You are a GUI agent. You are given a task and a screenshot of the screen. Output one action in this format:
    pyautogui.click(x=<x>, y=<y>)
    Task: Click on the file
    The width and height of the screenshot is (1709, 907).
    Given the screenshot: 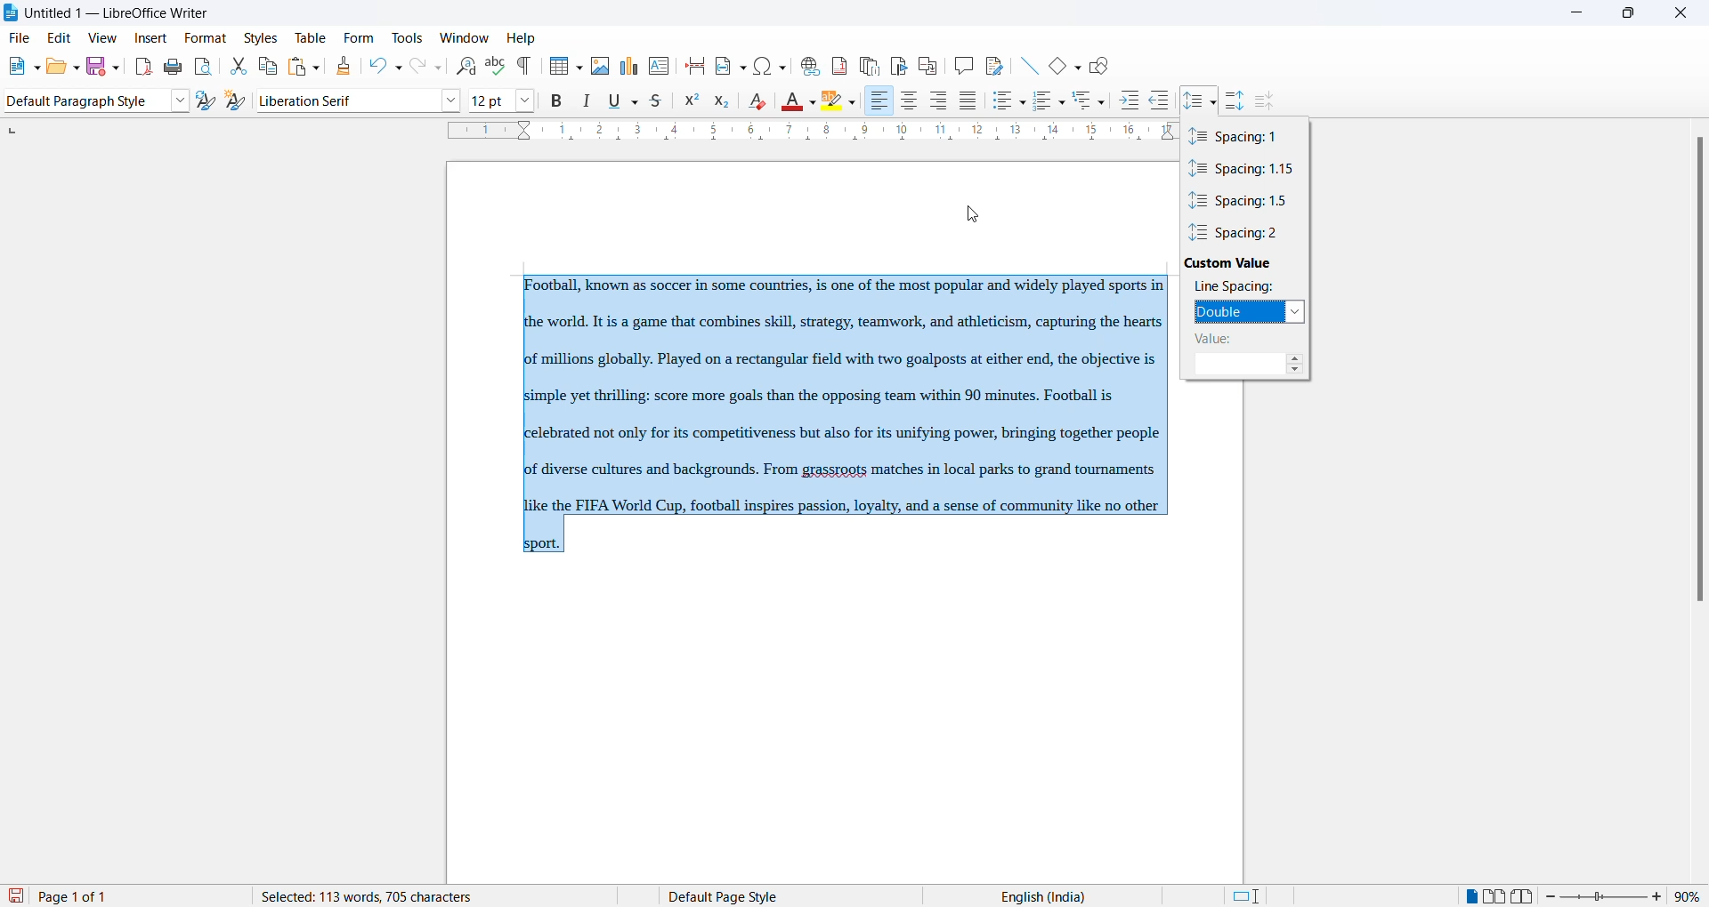 What is the action you would take?
    pyautogui.click(x=23, y=37)
    